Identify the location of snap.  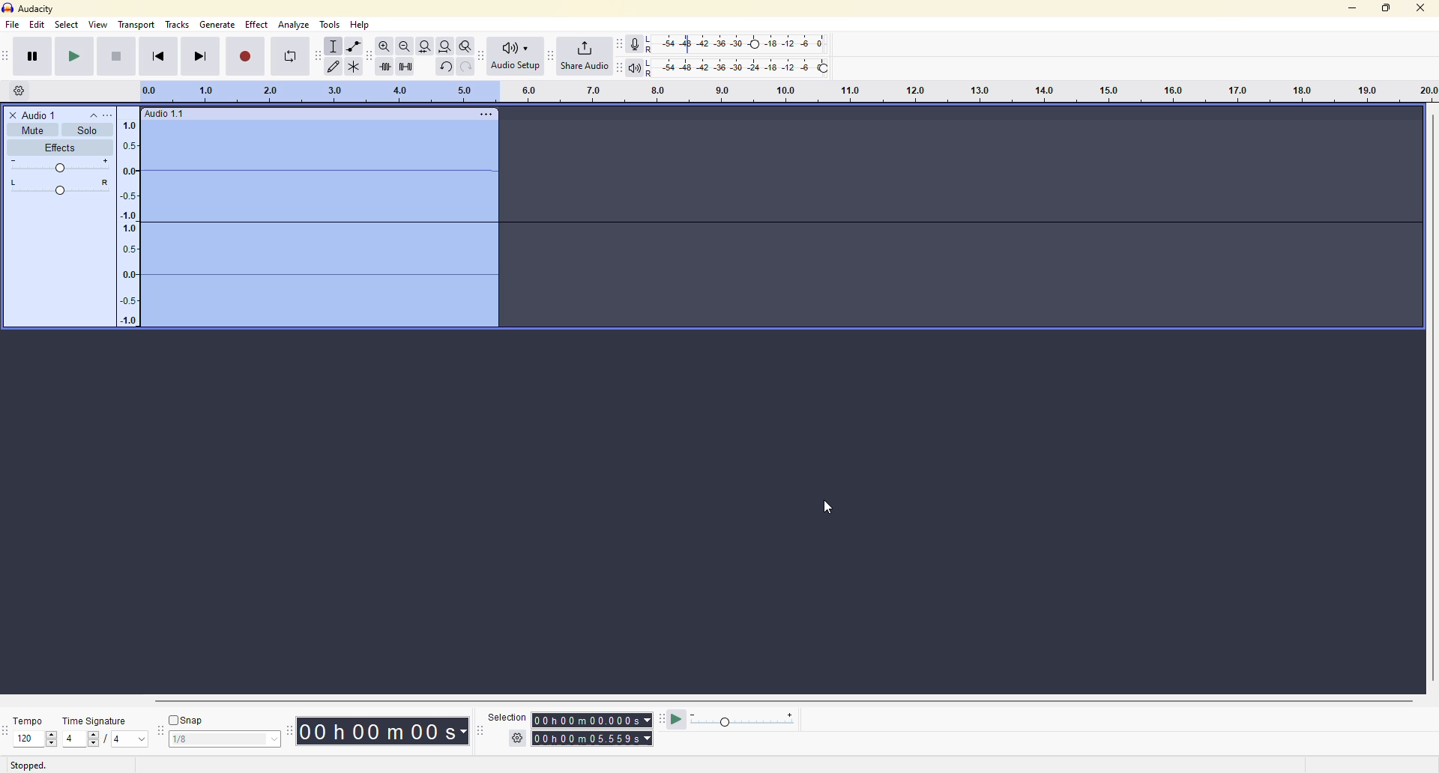
(188, 720).